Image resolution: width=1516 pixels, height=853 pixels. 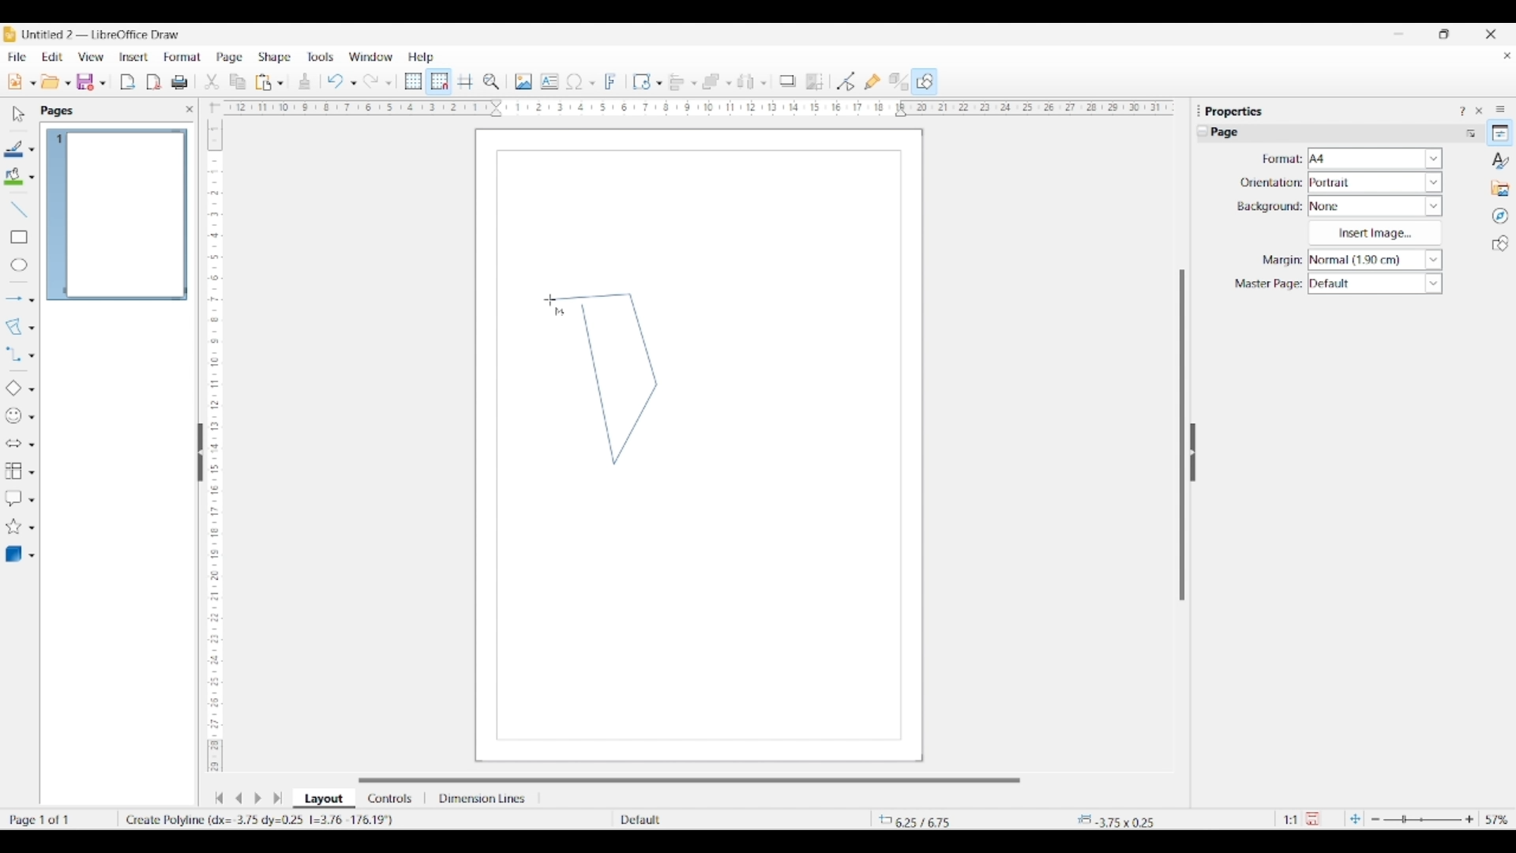 I want to click on Cursor clicking on canvas for point 5, so click(x=549, y=300).